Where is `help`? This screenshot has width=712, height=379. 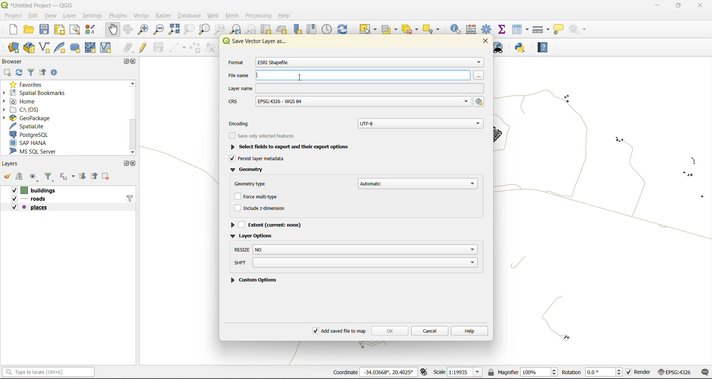 help is located at coordinates (545, 46).